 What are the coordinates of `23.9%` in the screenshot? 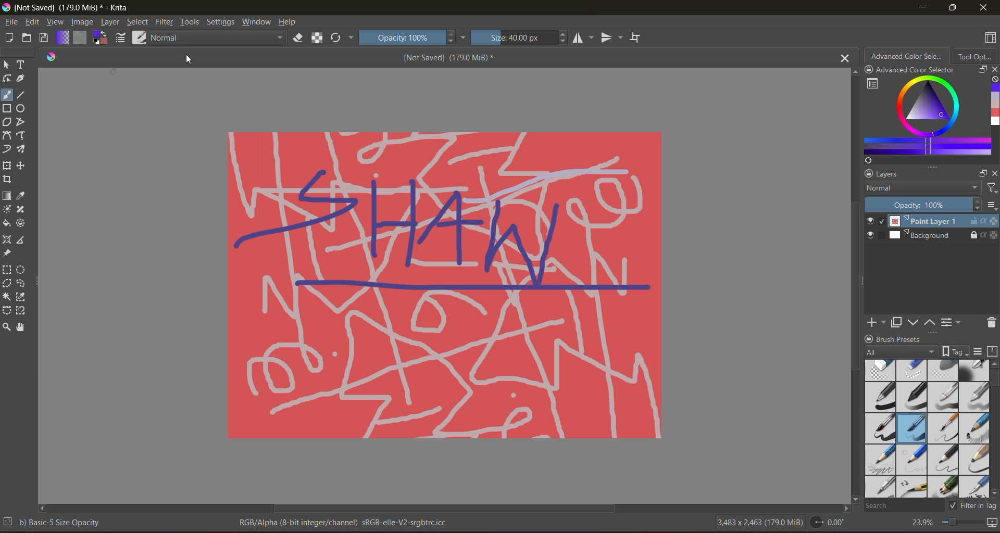 It's located at (921, 523).